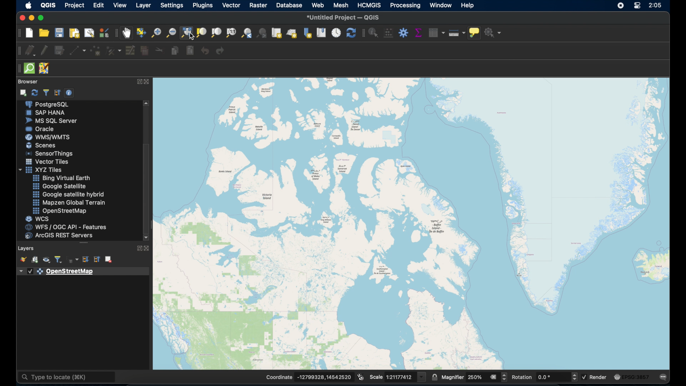 This screenshot has width=686, height=386. I want to click on remove layer/group, so click(110, 259).